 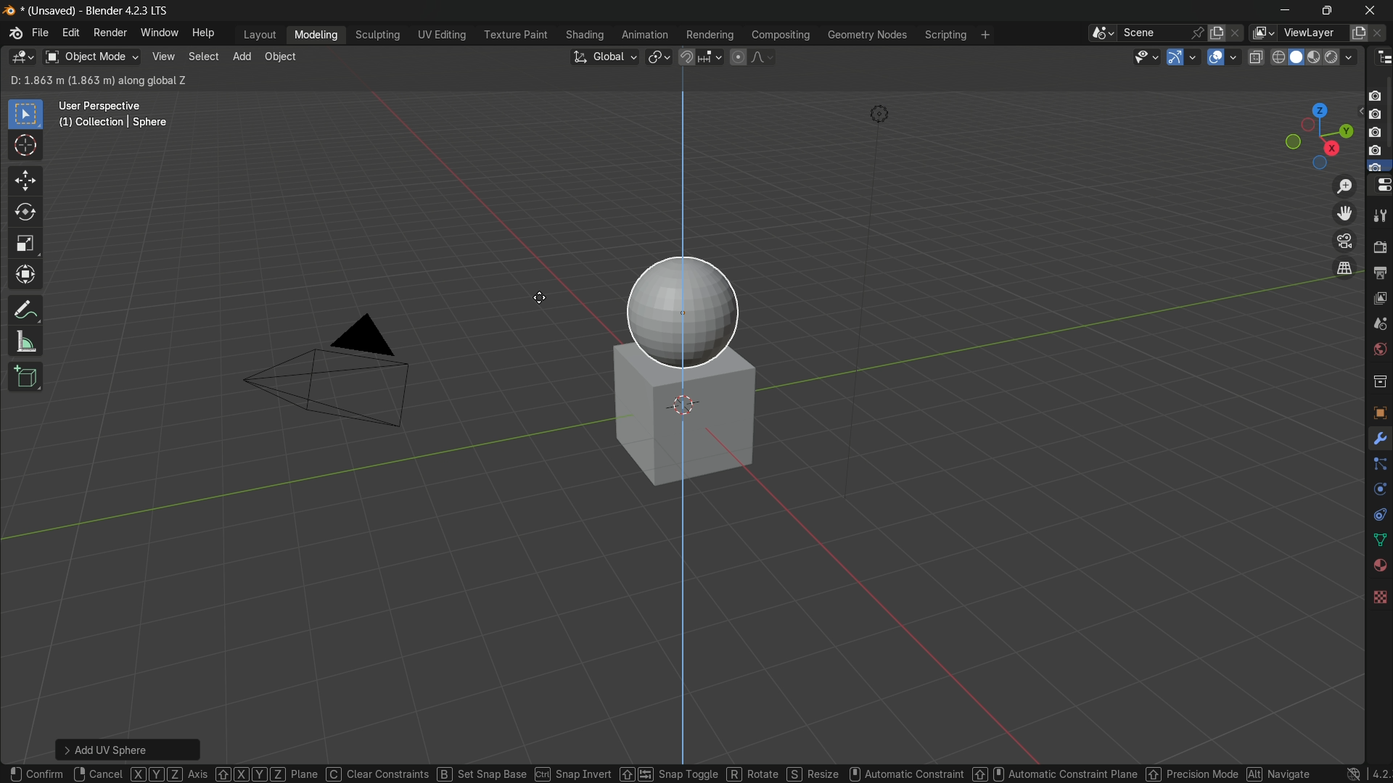 What do you see at coordinates (53, 80) in the screenshot?
I see `subtract existing selection` at bounding box center [53, 80].